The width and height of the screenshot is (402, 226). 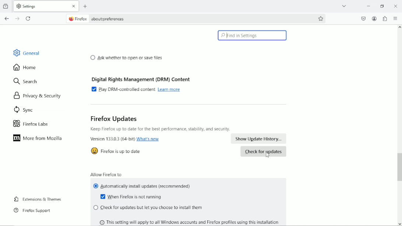 What do you see at coordinates (263, 152) in the screenshot?
I see `check for updates` at bounding box center [263, 152].